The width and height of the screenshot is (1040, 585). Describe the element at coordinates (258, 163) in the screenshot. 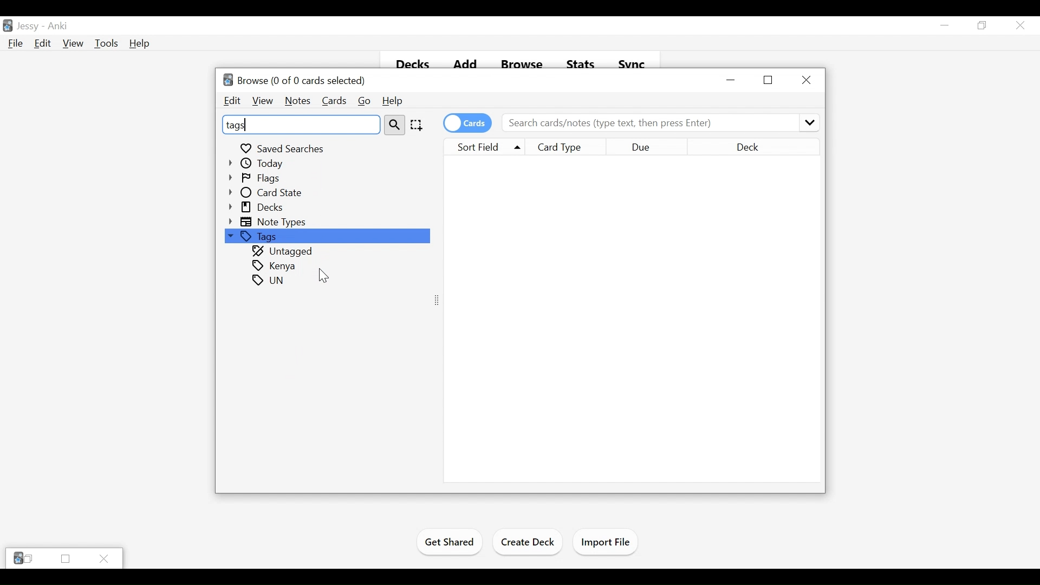

I see `Today` at that location.